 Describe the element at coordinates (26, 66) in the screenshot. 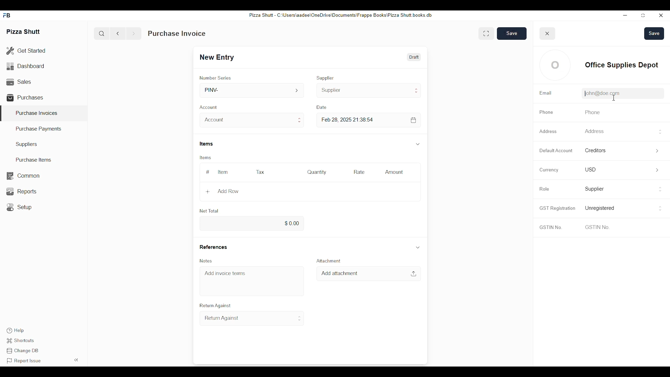

I see `Dashboard` at that location.